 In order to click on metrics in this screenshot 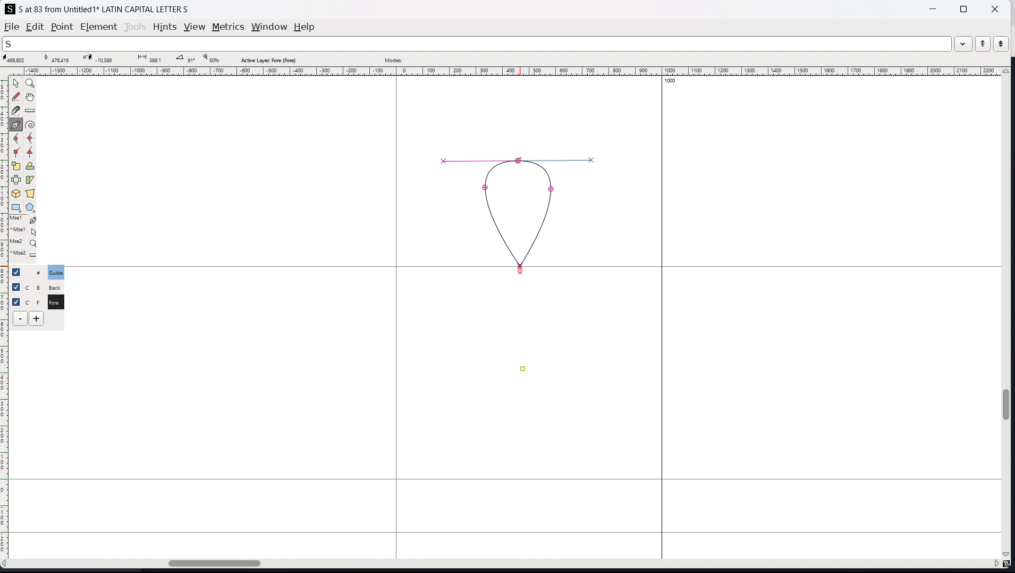, I will do `click(228, 27)`.